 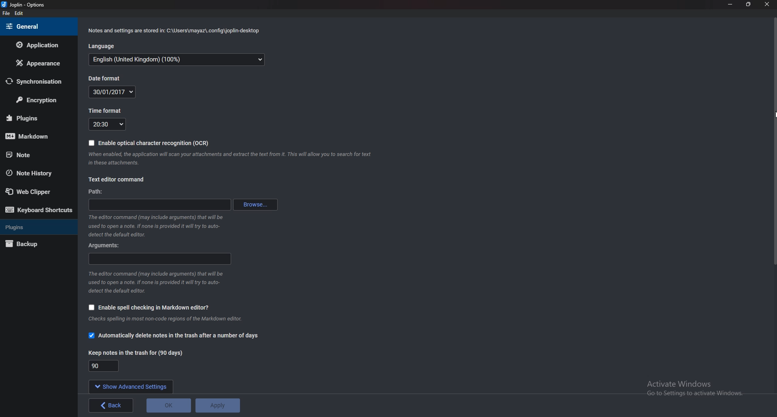 I want to click on Synchronization, so click(x=34, y=82).